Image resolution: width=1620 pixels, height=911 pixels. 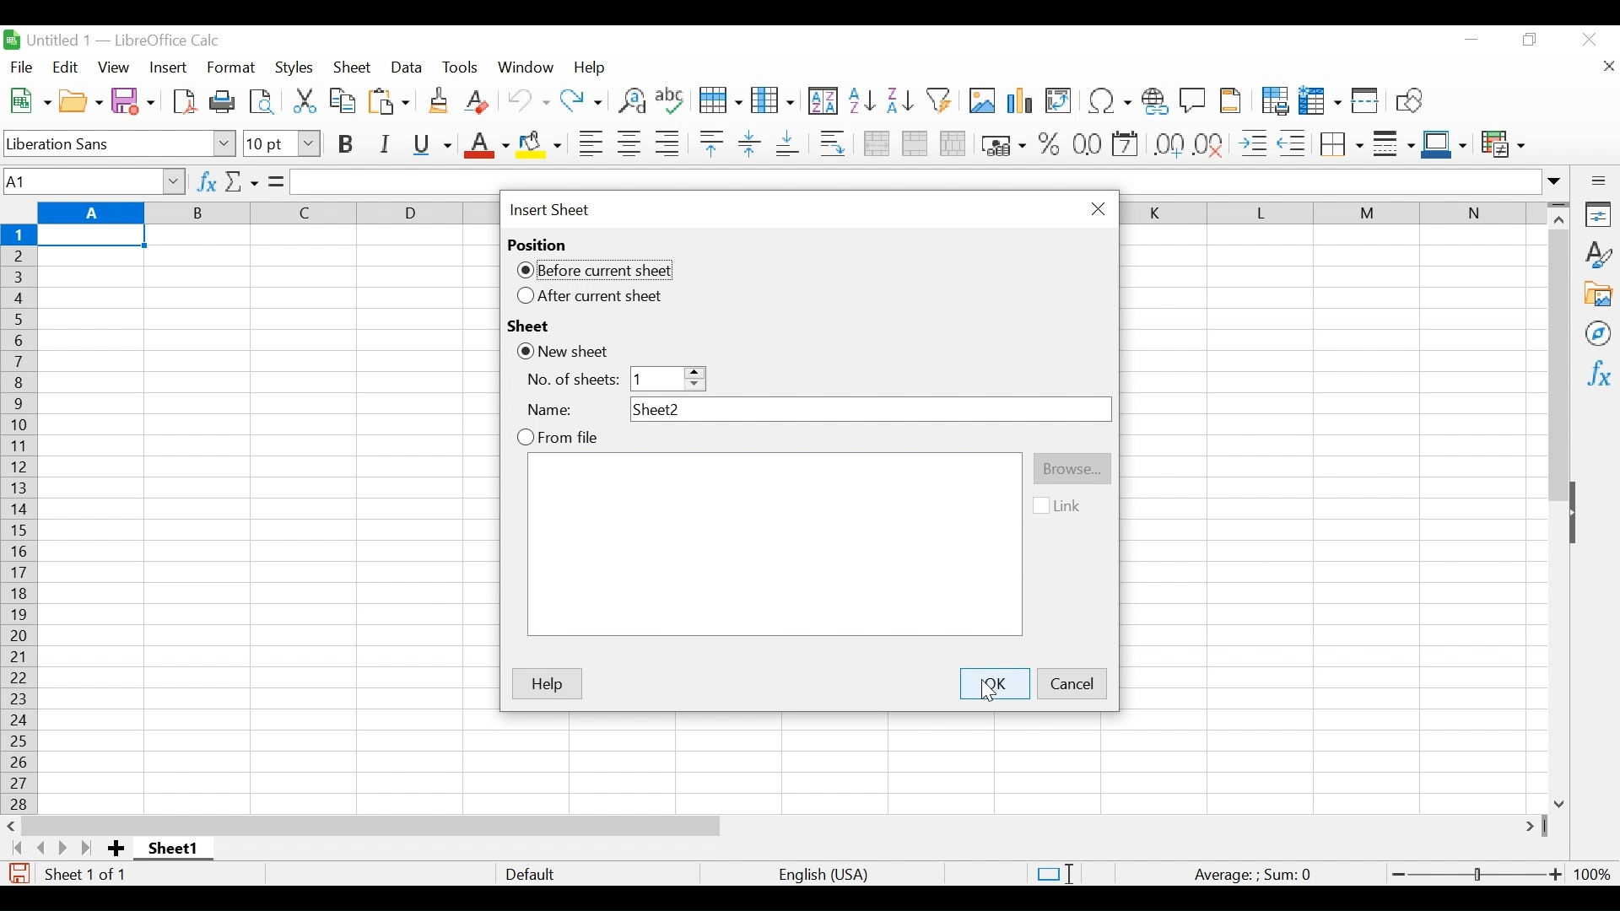 What do you see at coordinates (1592, 872) in the screenshot?
I see `100%` at bounding box center [1592, 872].